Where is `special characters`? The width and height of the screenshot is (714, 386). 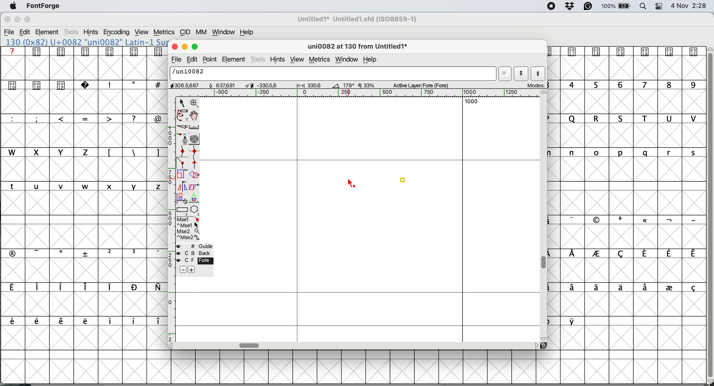
special characters is located at coordinates (84, 118).